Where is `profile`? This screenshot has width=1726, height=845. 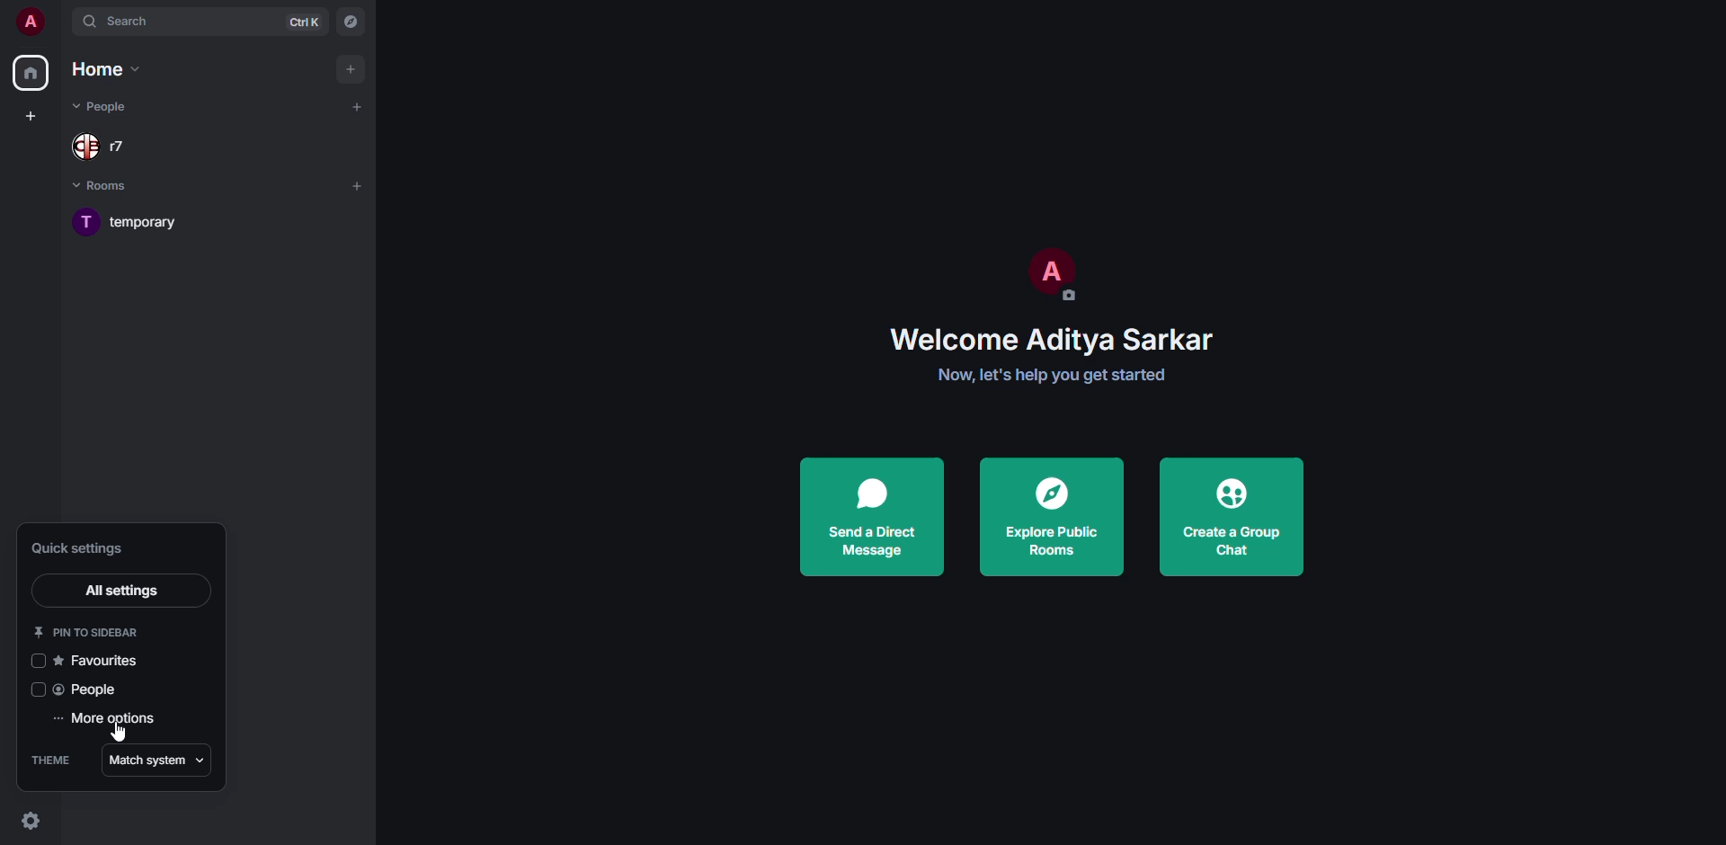 profile is located at coordinates (30, 22).